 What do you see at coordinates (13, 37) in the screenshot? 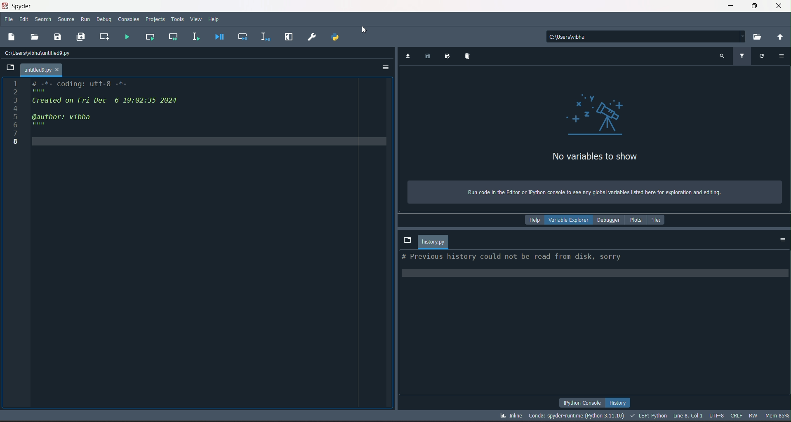
I see `new file` at bounding box center [13, 37].